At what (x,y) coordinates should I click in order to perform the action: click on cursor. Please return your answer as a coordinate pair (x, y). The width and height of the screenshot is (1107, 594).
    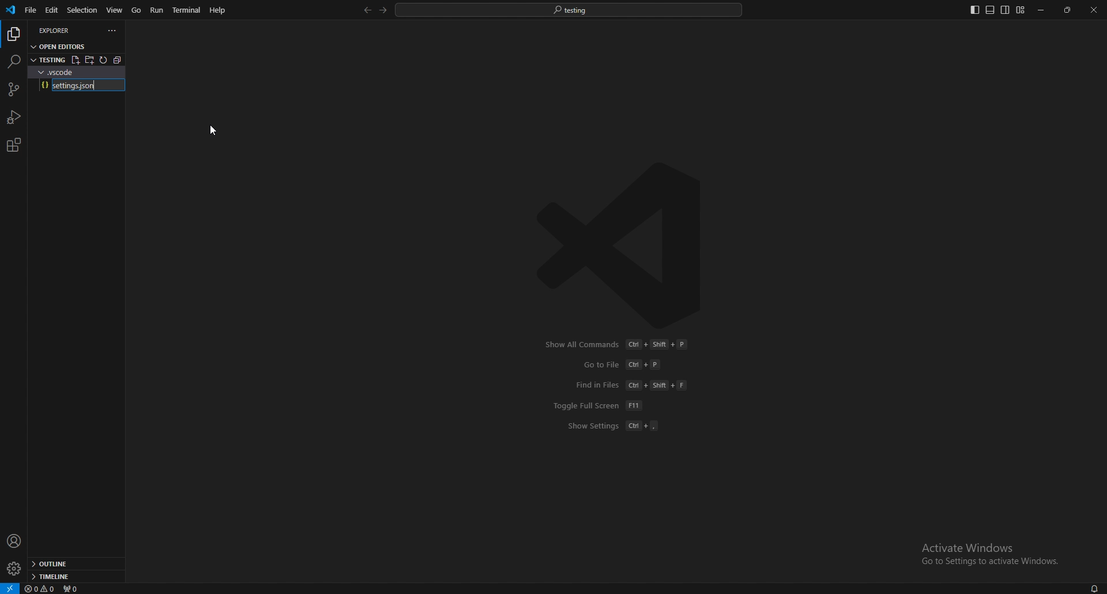
    Looking at the image, I should click on (217, 131).